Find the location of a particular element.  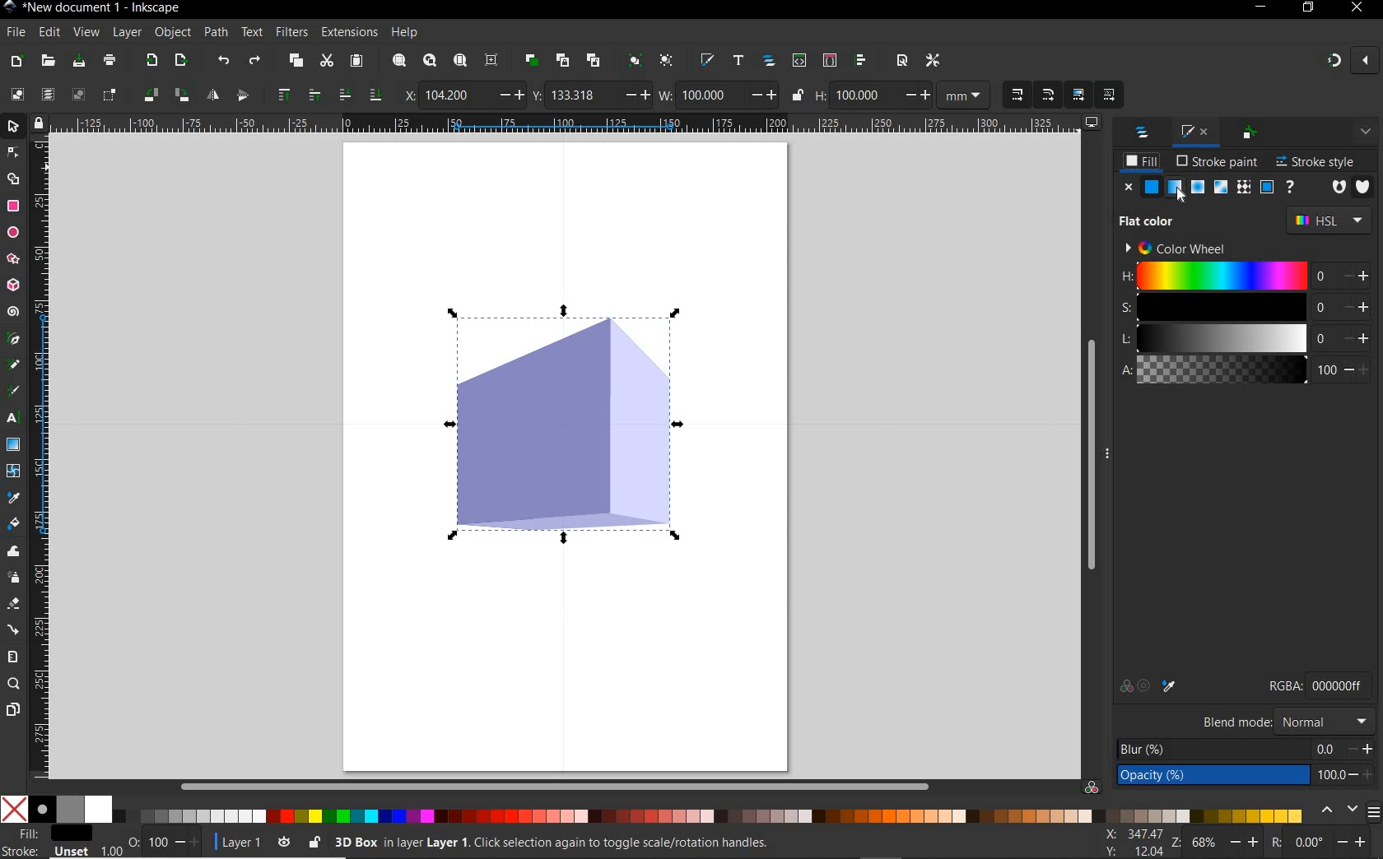

ZOOM DRAWING is located at coordinates (430, 62).